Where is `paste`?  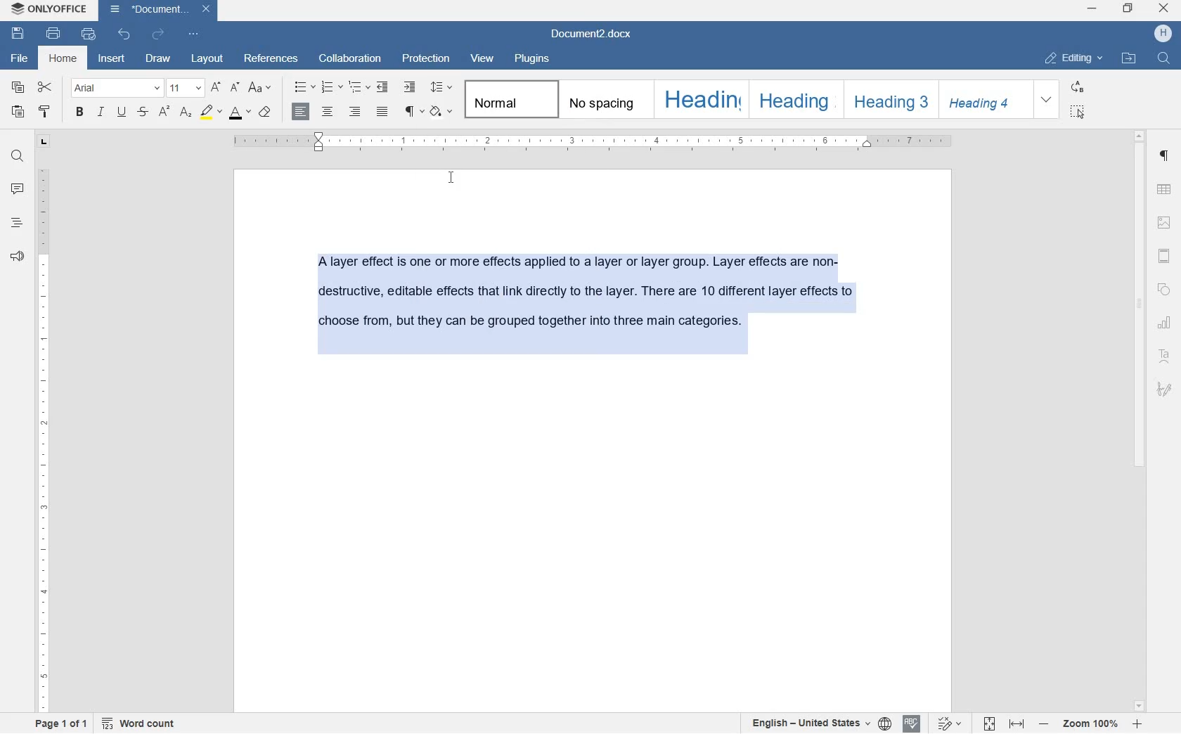 paste is located at coordinates (20, 112).